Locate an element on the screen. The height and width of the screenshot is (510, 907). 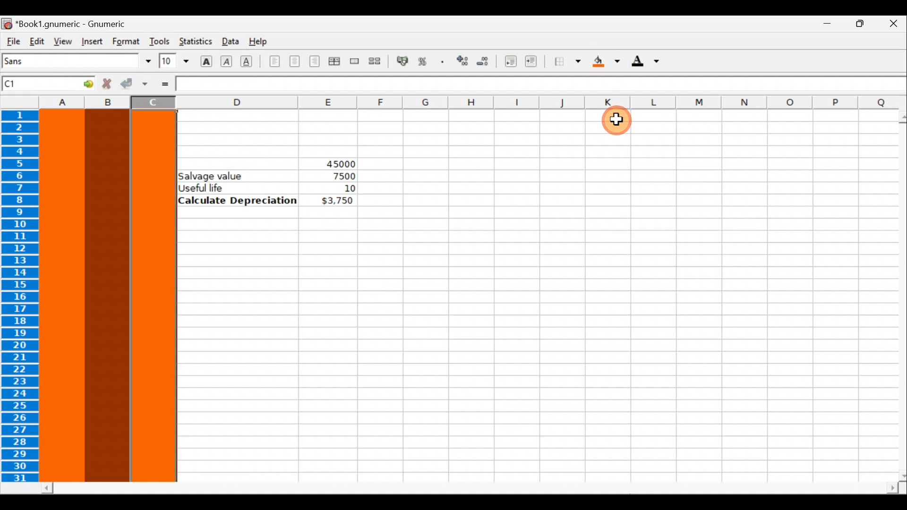
Decrease the number of decimals is located at coordinates (483, 61).